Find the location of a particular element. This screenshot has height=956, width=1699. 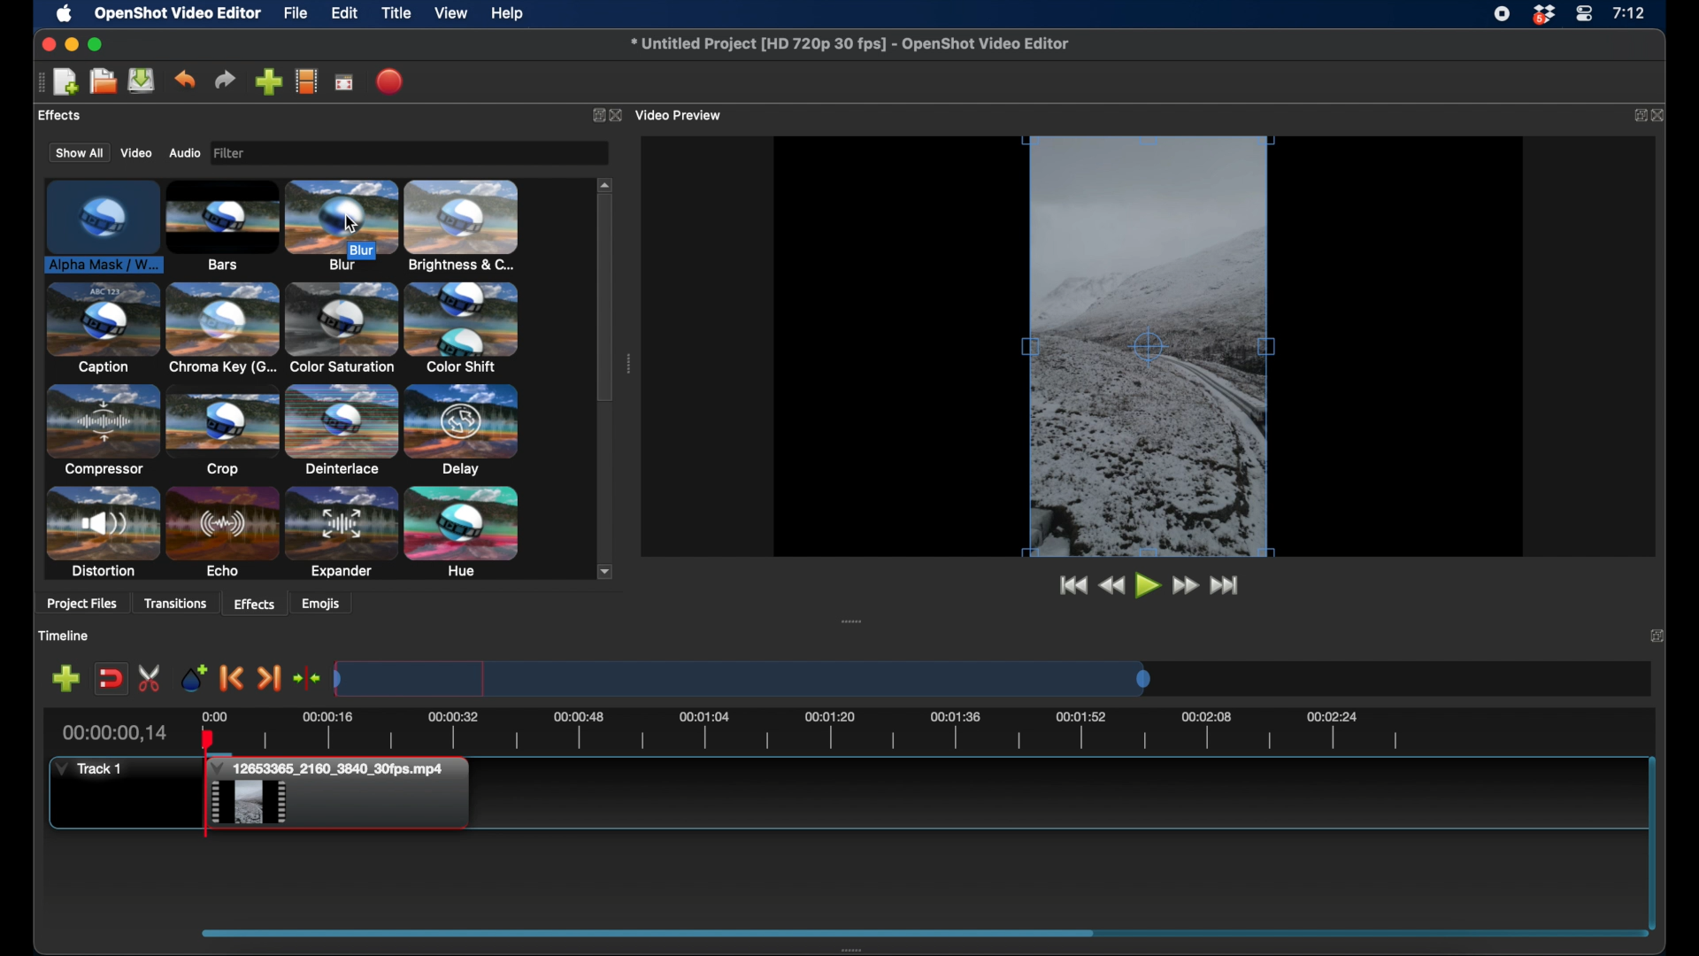

filter is located at coordinates (283, 153).